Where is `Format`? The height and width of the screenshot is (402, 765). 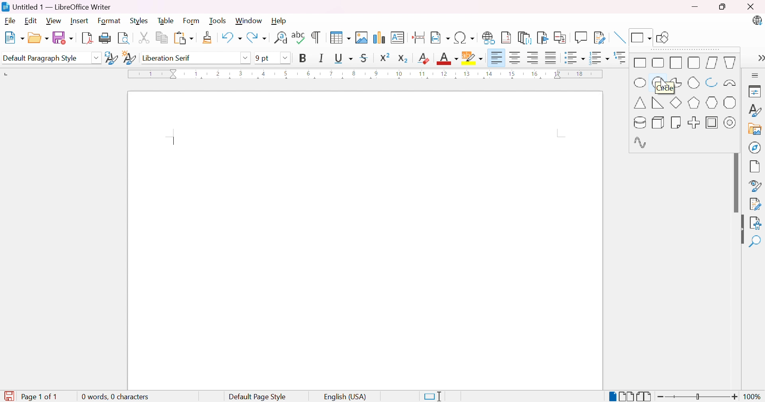 Format is located at coordinates (110, 21).